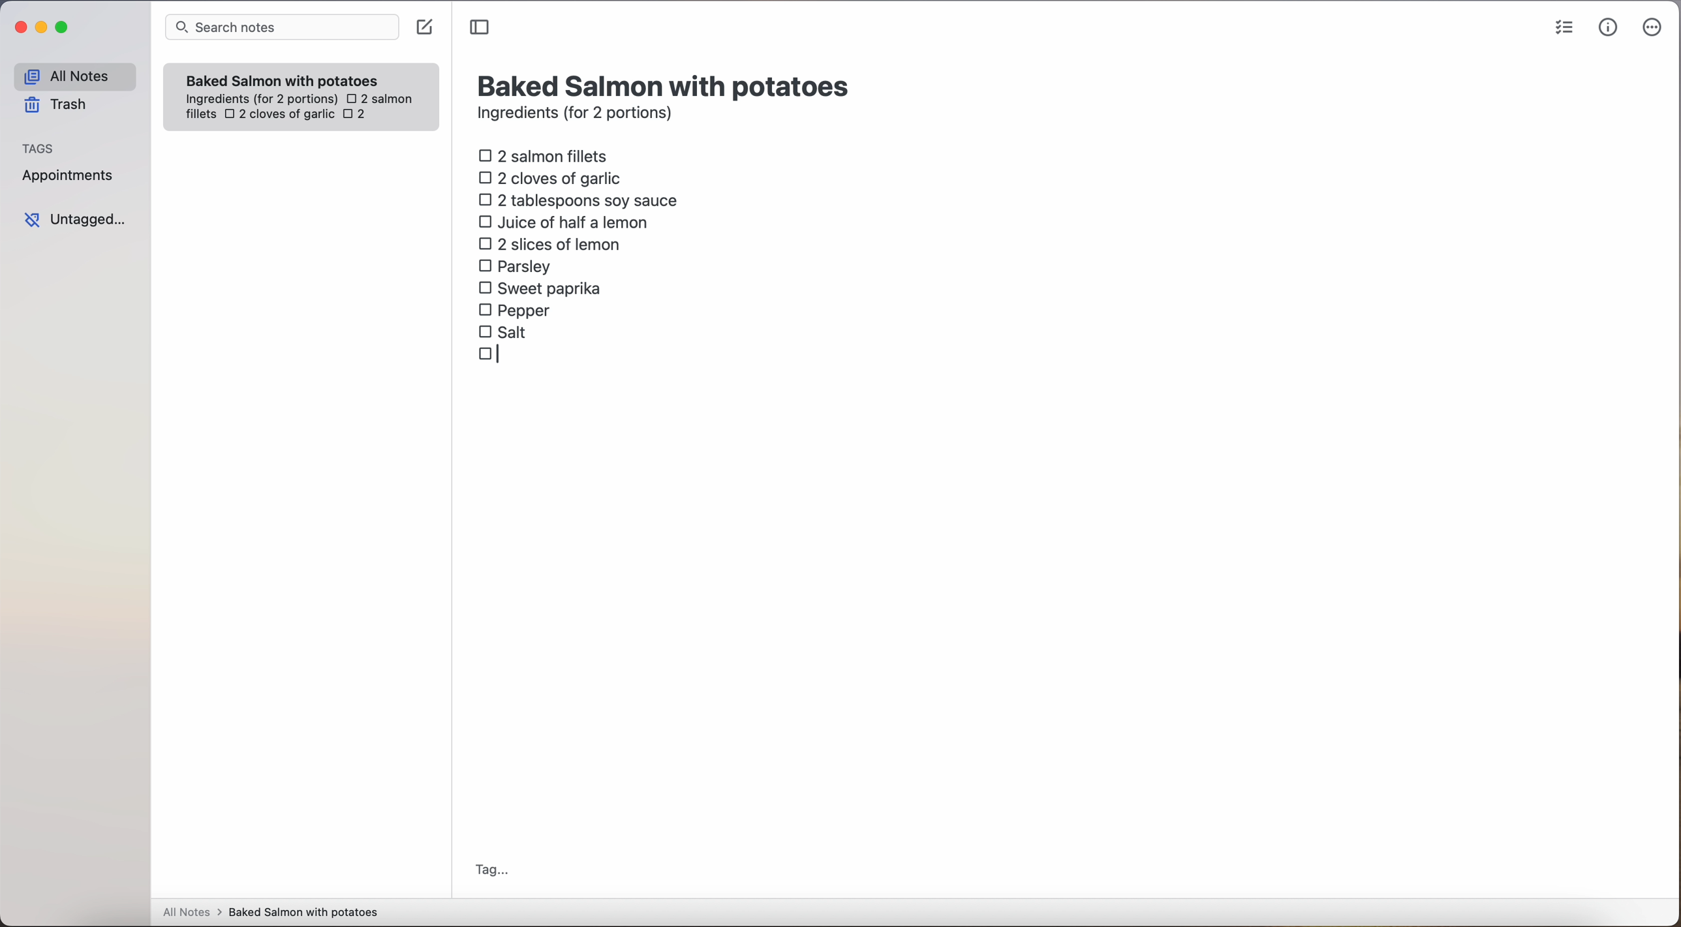 Image resolution: width=1681 pixels, height=927 pixels. What do you see at coordinates (1655, 28) in the screenshot?
I see `more options` at bounding box center [1655, 28].